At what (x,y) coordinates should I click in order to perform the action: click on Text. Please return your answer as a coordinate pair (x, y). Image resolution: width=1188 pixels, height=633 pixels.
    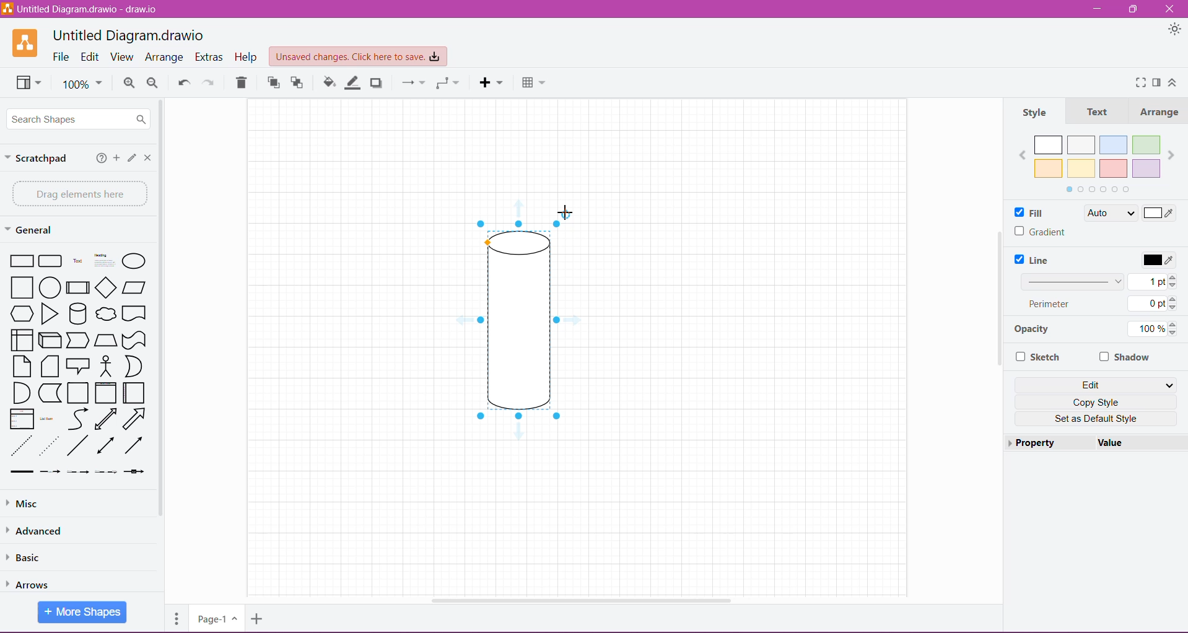
    Looking at the image, I should click on (1097, 111).